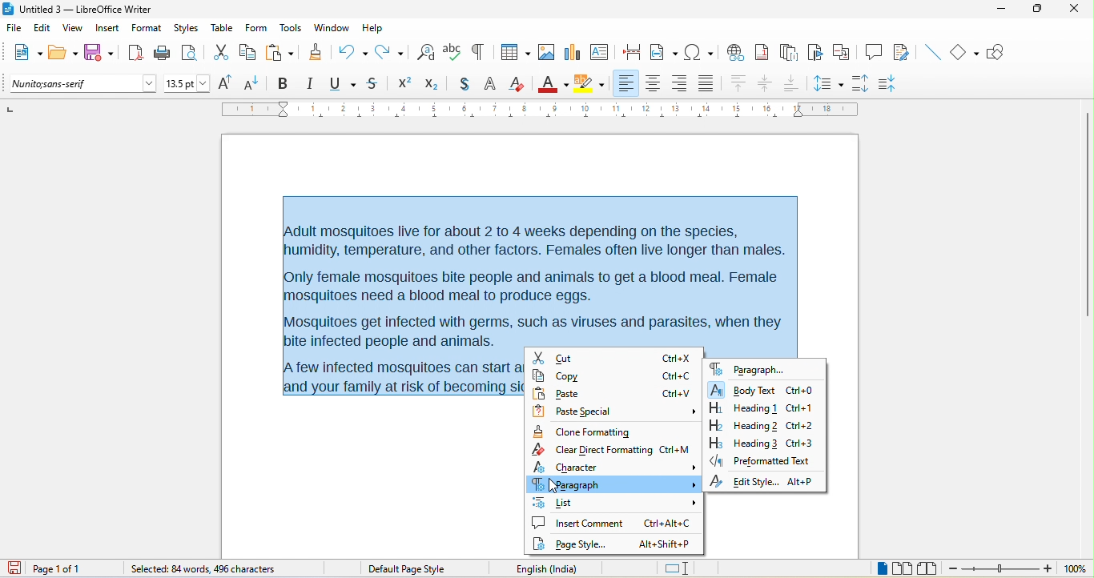  What do you see at coordinates (513, 54) in the screenshot?
I see `table` at bounding box center [513, 54].